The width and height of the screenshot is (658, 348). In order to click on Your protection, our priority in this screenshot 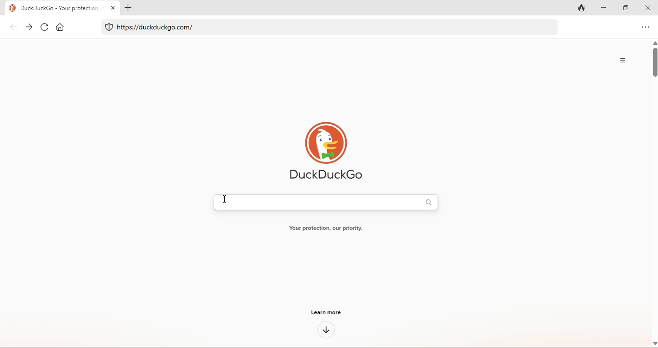, I will do `click(330, 229)`.